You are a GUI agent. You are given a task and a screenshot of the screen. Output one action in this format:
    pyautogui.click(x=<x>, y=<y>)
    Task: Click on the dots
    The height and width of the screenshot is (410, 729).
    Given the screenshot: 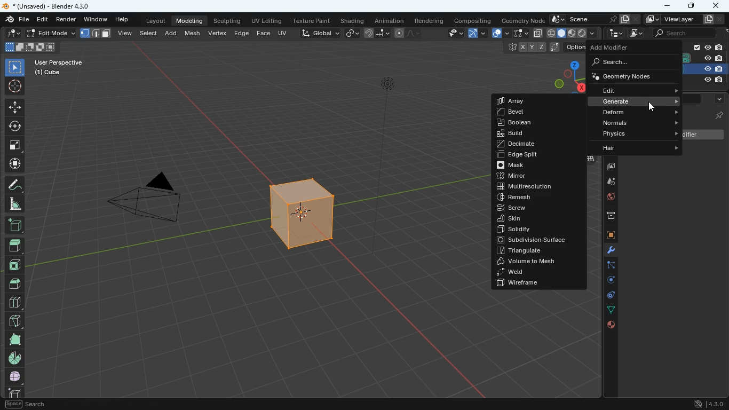 What is the action you would take?
    pyautogui.click(x=608, y=310)
    